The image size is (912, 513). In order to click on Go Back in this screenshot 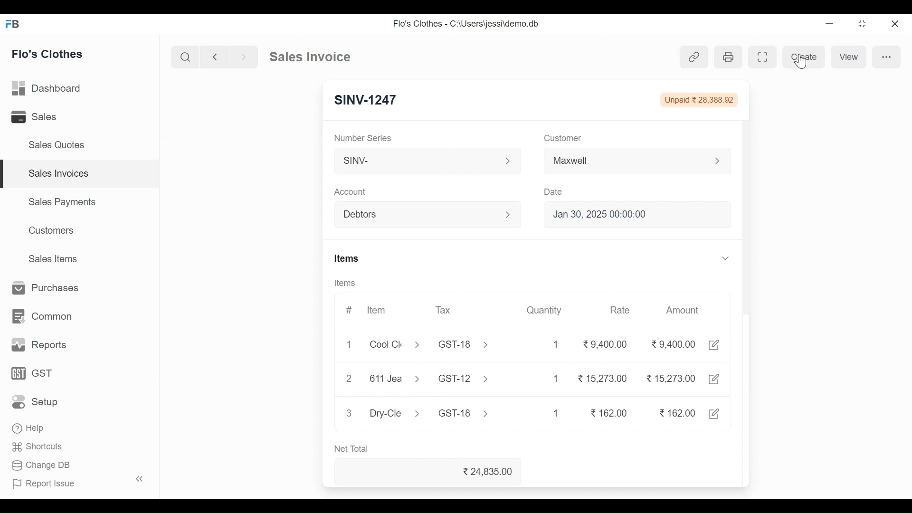, I will do `click(215, 57)`.